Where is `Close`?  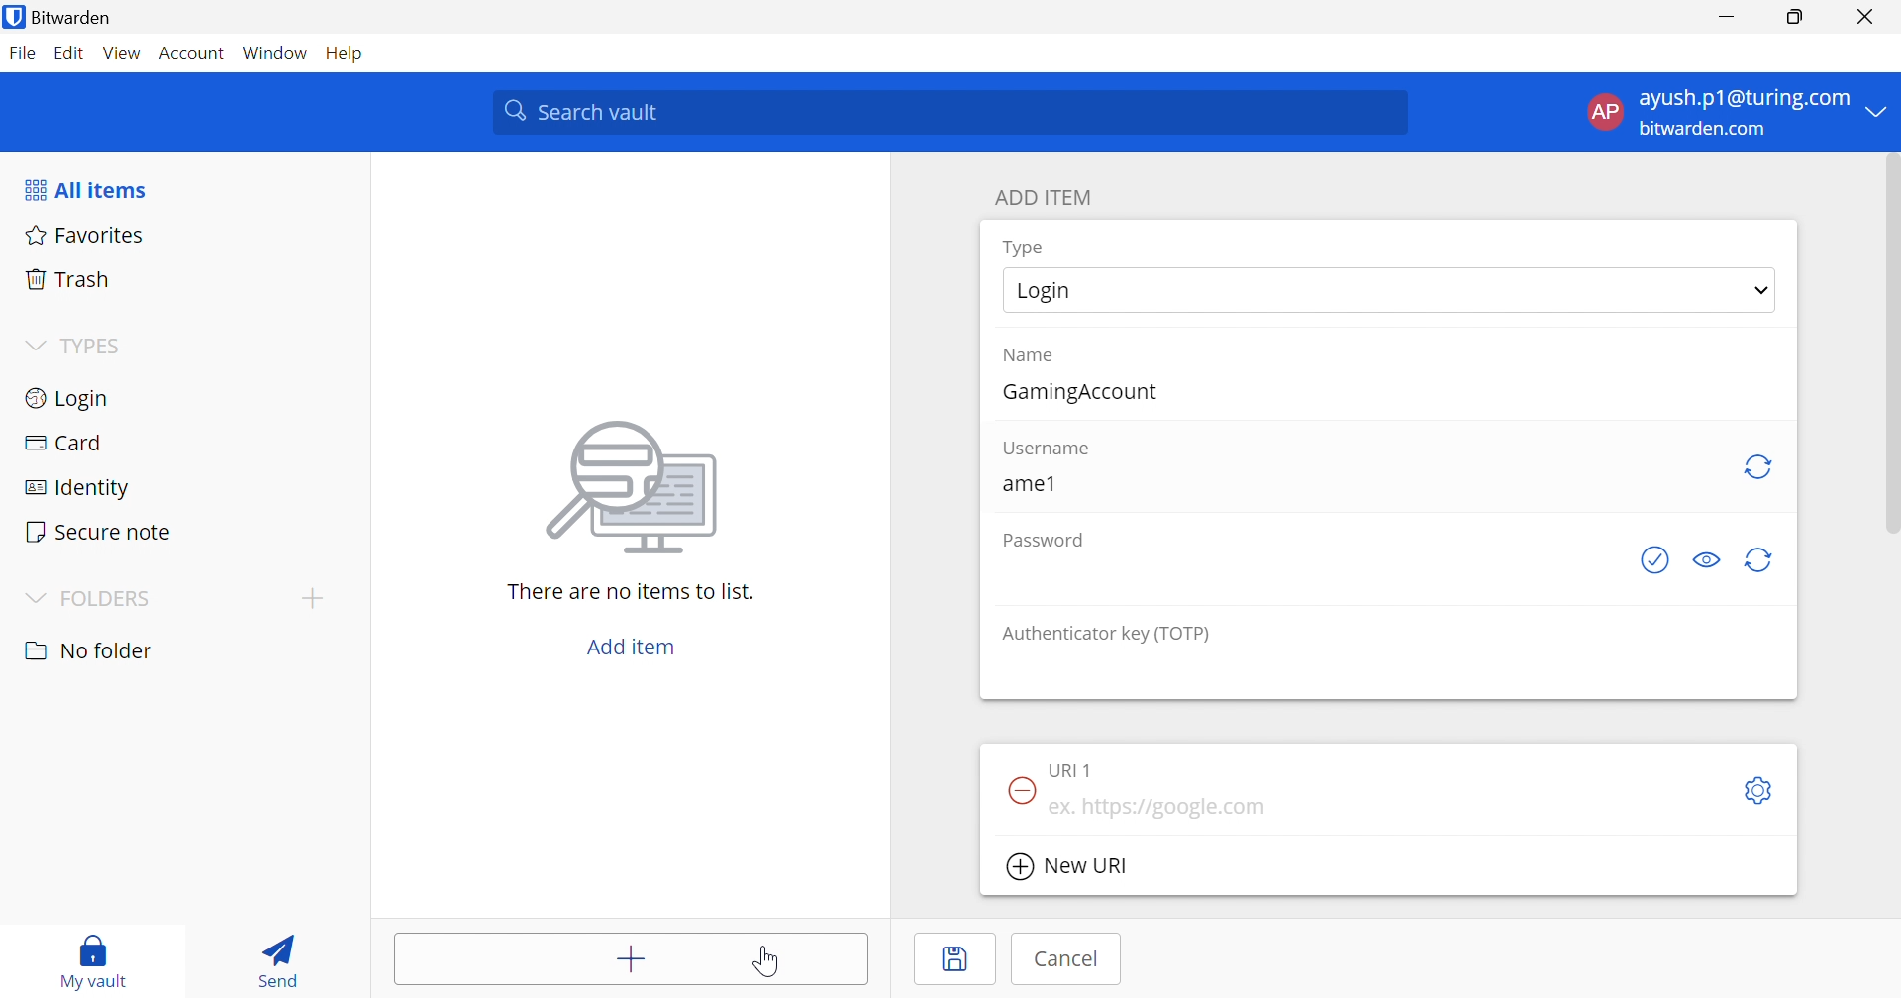 Close is located at coordinates (1868, 19).